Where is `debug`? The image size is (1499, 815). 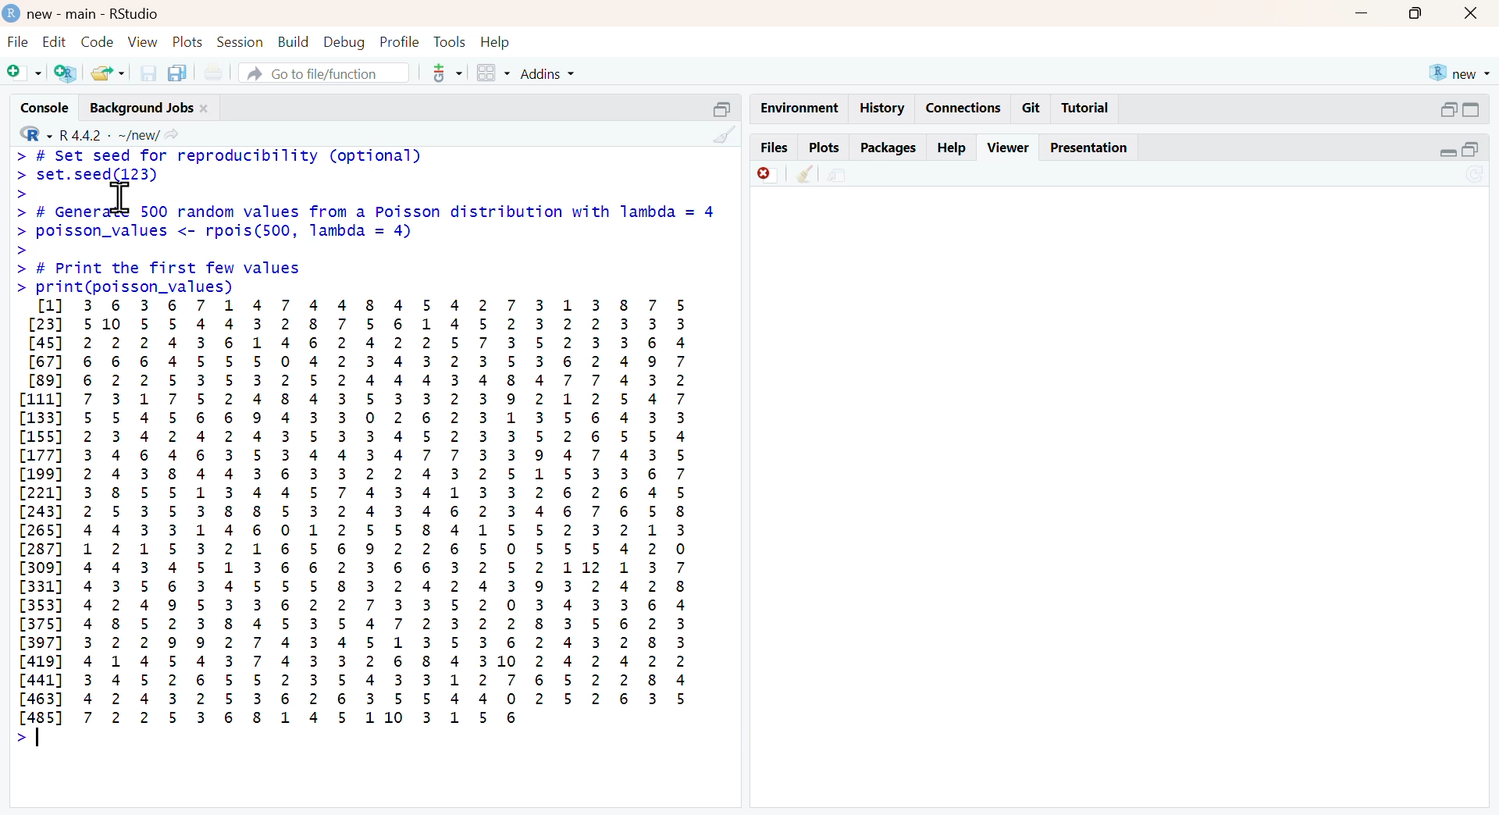
debug is located at coordinates (346, 42).